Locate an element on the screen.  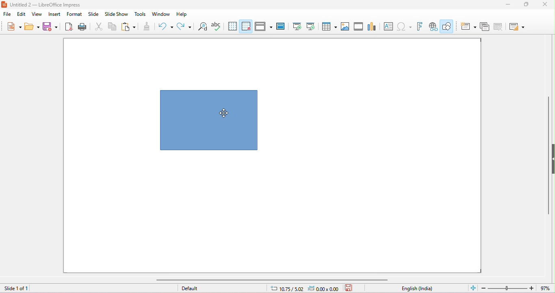
undo is located at coordinates (165, 26).